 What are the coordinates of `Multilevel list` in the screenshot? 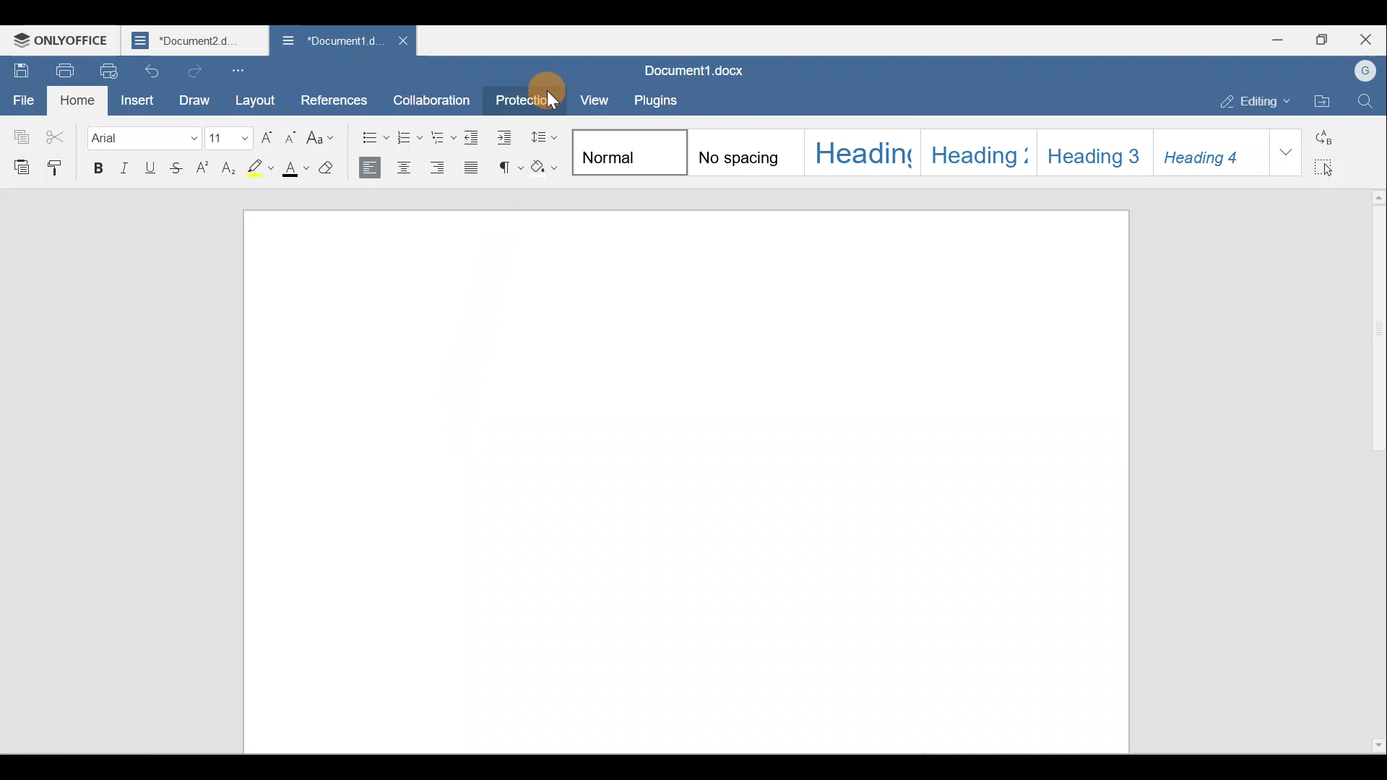 It's located at (445, 136).